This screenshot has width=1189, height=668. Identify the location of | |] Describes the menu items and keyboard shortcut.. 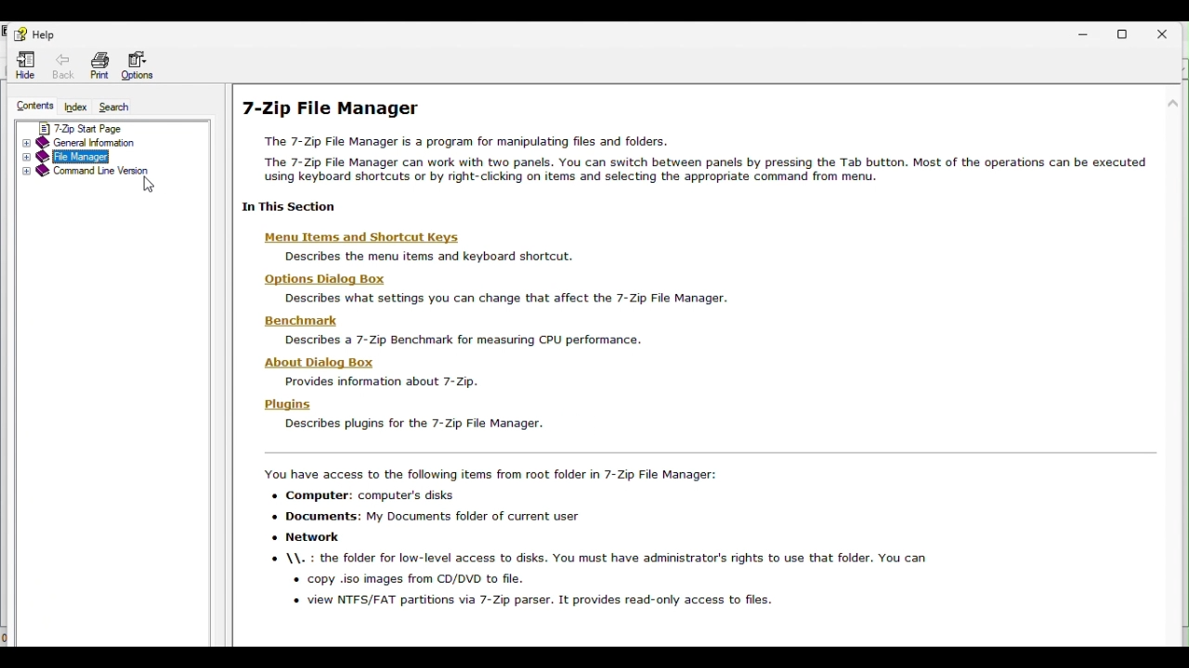
(438, 258).